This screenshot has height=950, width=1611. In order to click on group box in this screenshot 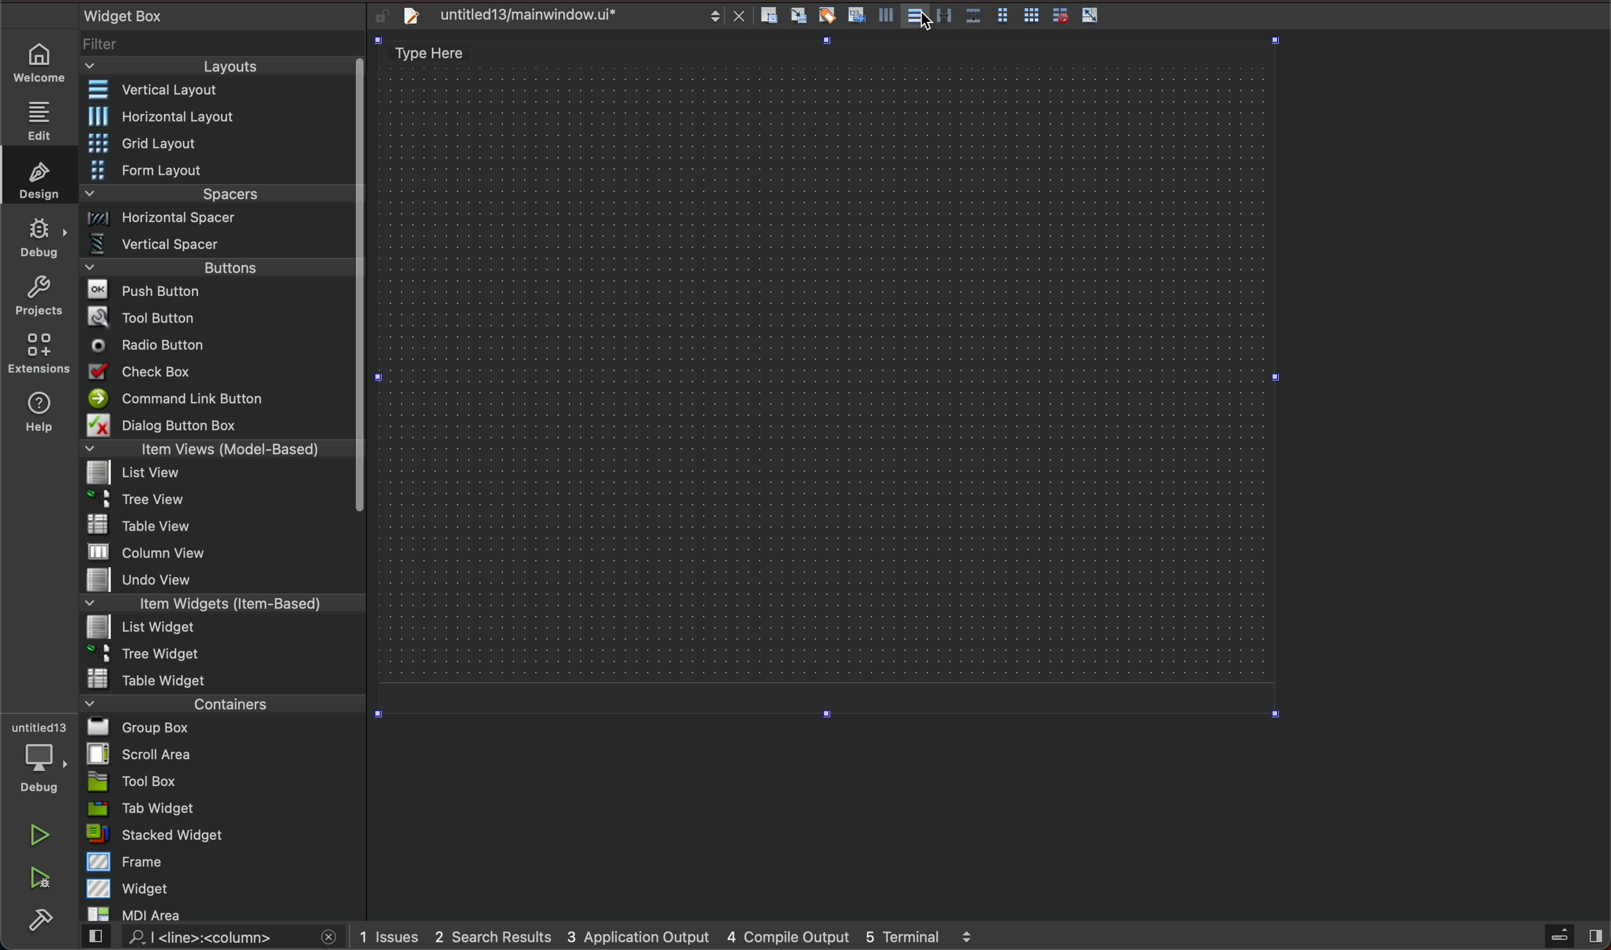, I will do `click(225, 729)`.